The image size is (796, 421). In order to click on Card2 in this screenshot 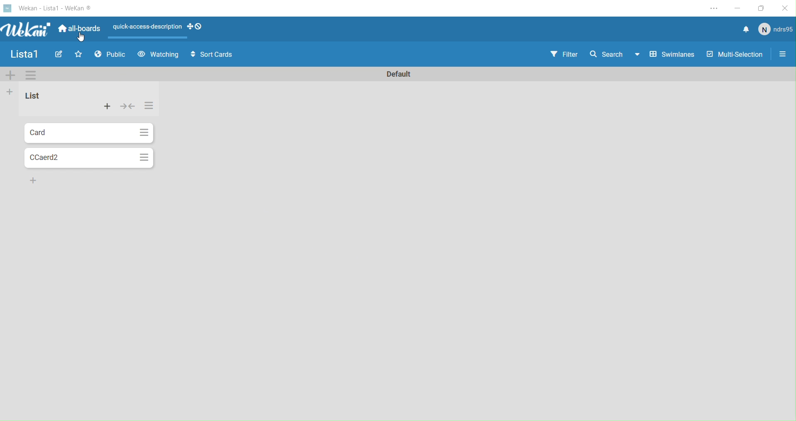, I will do `click(78, 156)`.